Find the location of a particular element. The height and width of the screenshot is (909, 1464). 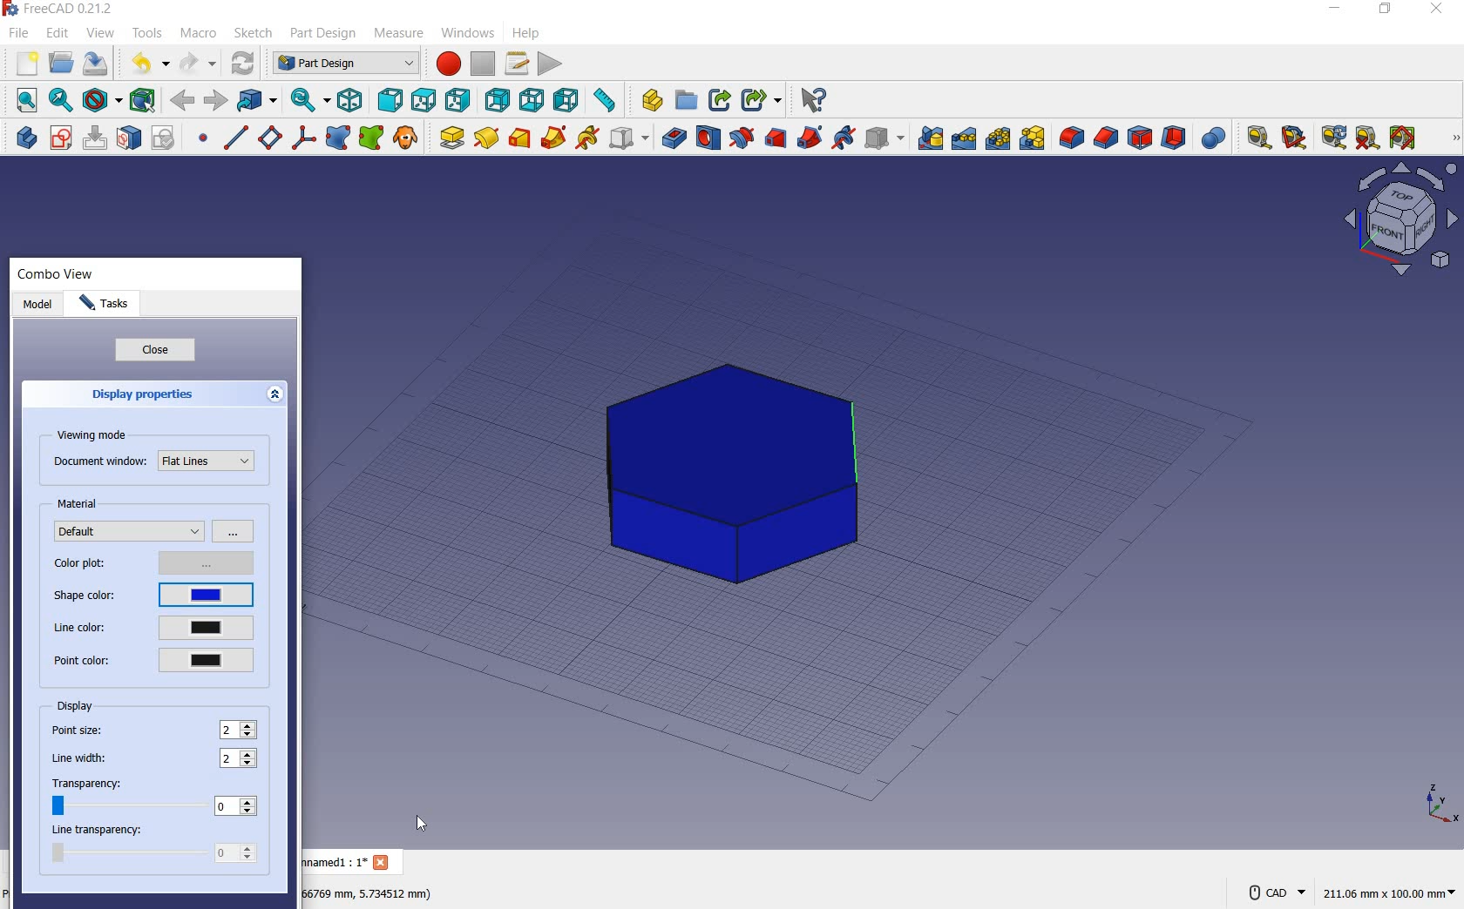

windows is located at coordinates (468, 36).